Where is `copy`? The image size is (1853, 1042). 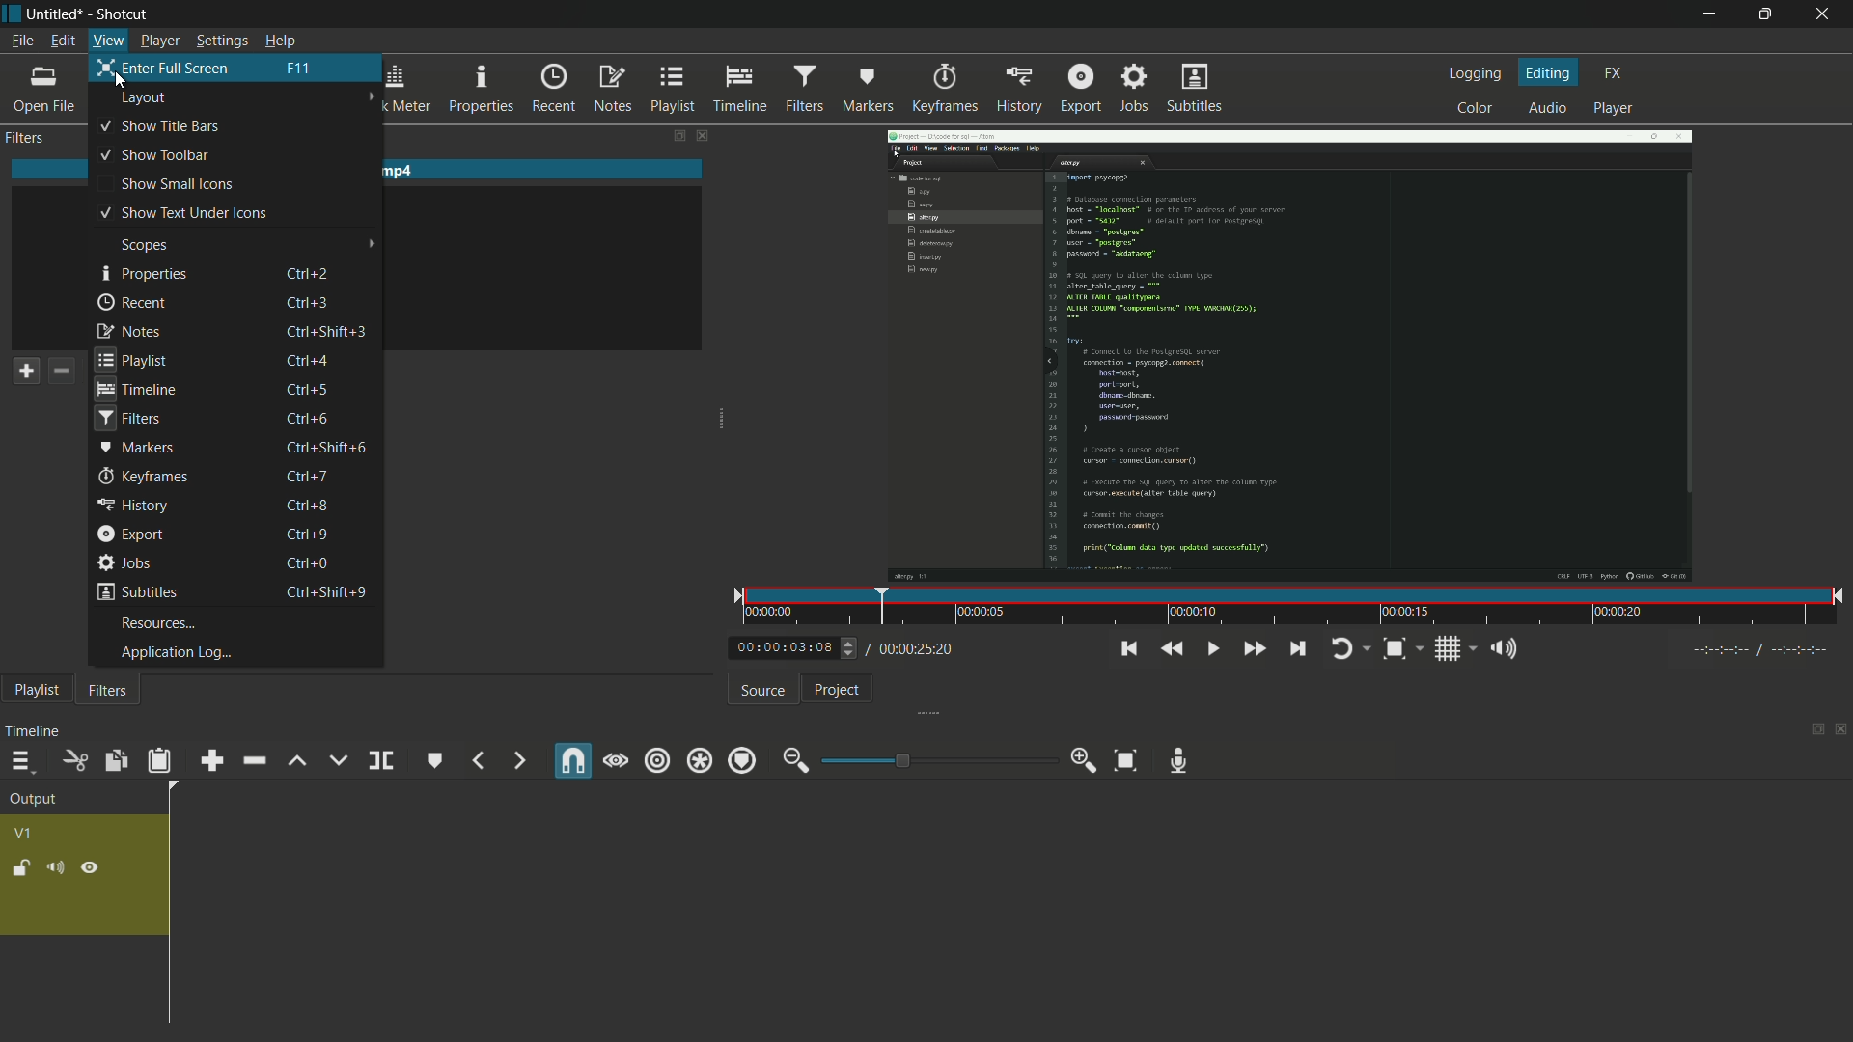
copy is located at coordinates (114, 761).